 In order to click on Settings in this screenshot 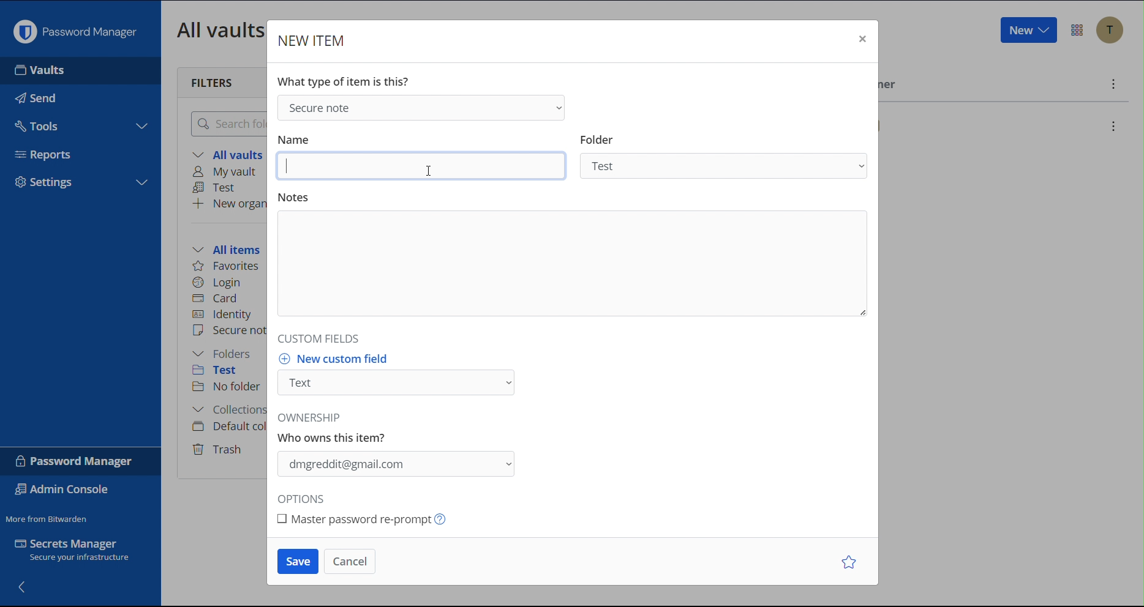, I will do `click(45, 184)`.